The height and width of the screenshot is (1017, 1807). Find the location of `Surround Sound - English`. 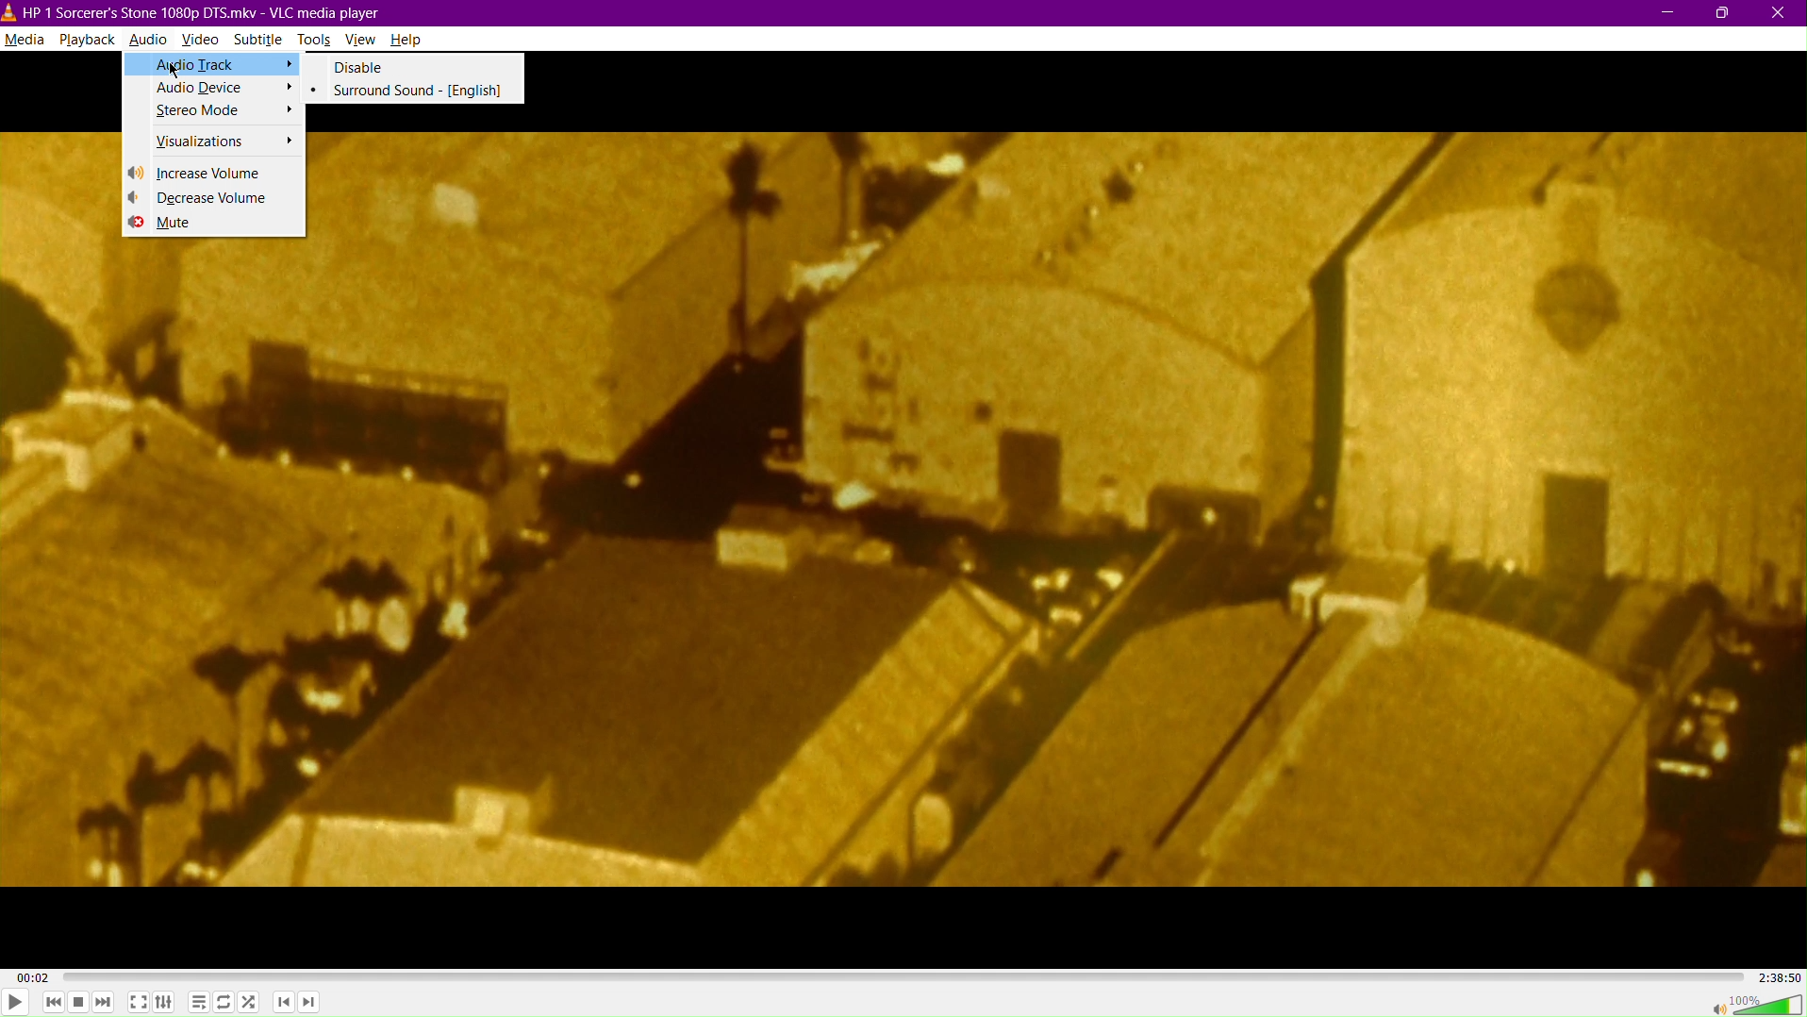

Surround Sound - English is located at coordinates (417, 92).